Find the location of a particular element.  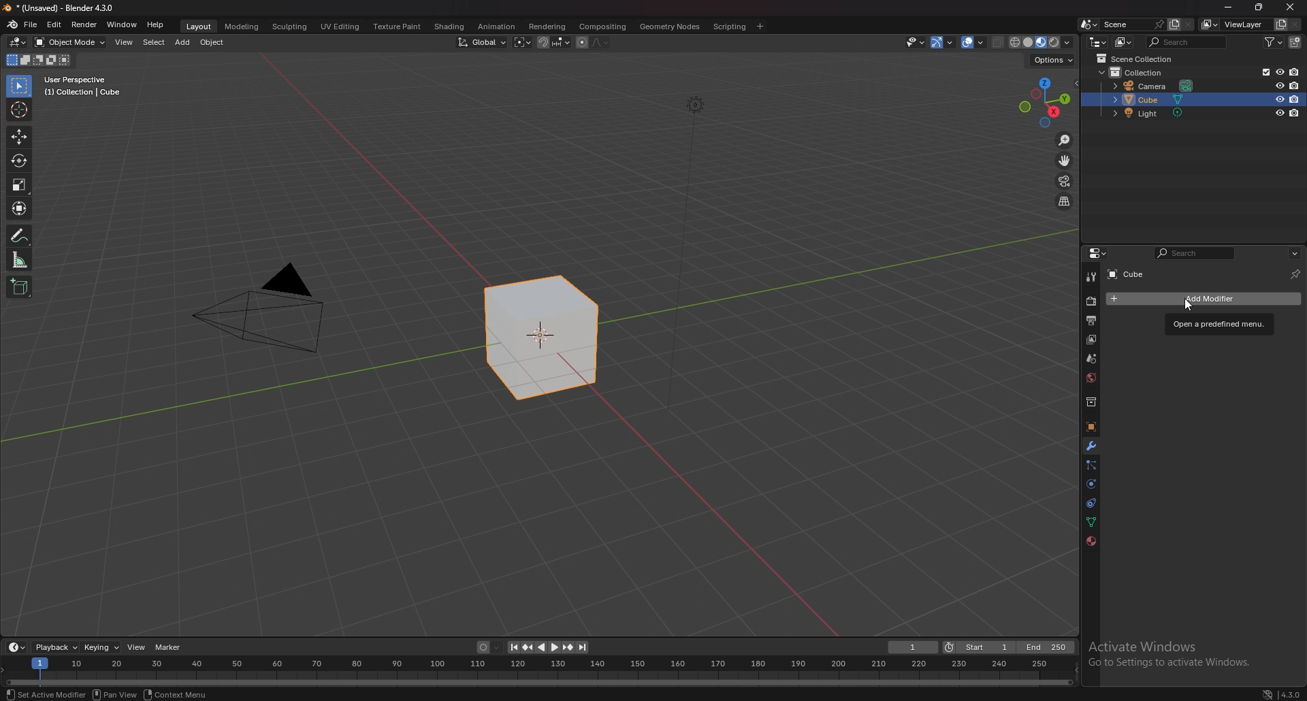

set active modifier is located at coordinates (46, 695).